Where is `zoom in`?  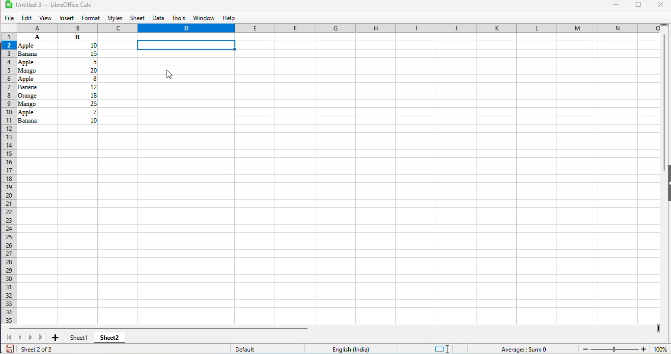 zoom in is located at coordinates (644, 350).